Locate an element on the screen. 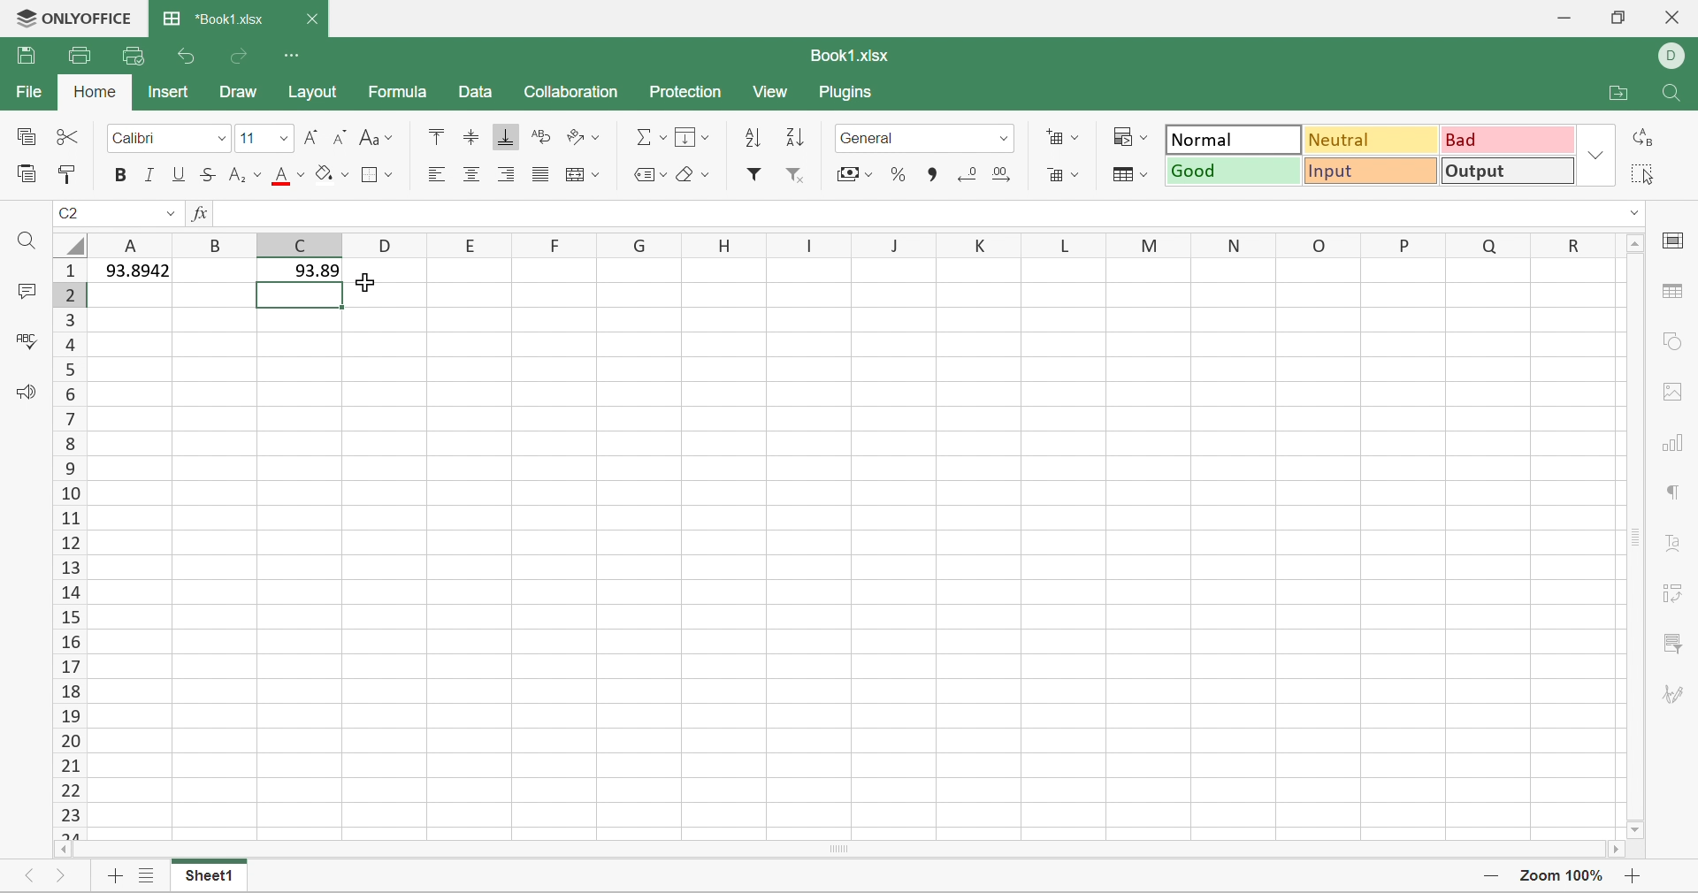  Input is located at coordinates (1372, 173).